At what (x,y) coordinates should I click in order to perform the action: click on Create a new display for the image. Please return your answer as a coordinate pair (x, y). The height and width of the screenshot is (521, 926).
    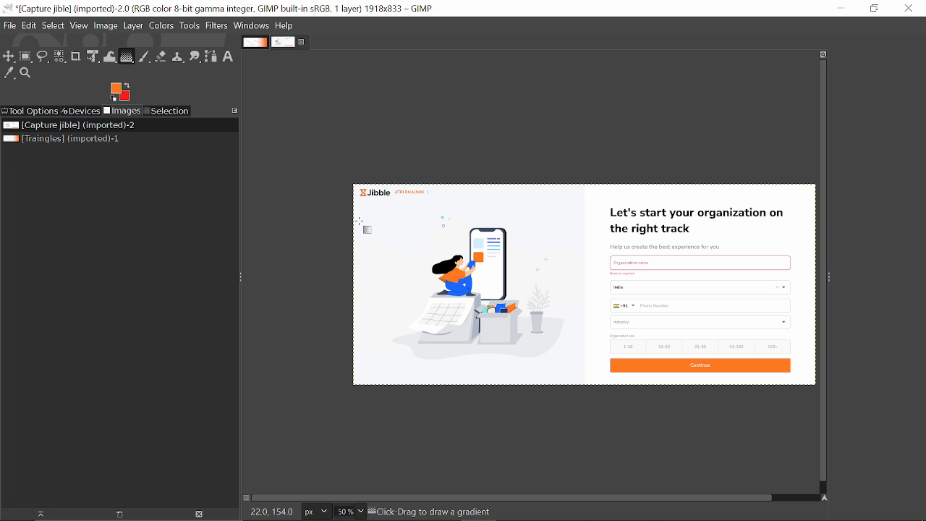
    Looking at the image, I should click on (115, 514).